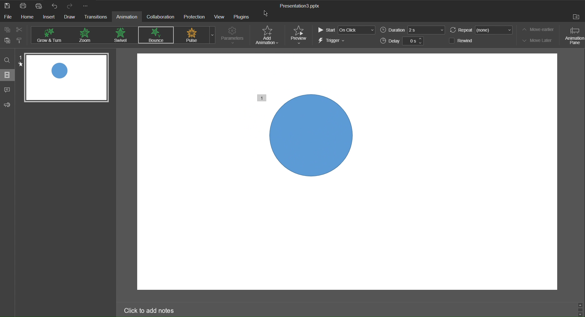 This screenshot has width=585, height=317. What do you see at coordinates (577, 18) in the screenshot?
I see `Open File Location` at bounding box center [577, 18].